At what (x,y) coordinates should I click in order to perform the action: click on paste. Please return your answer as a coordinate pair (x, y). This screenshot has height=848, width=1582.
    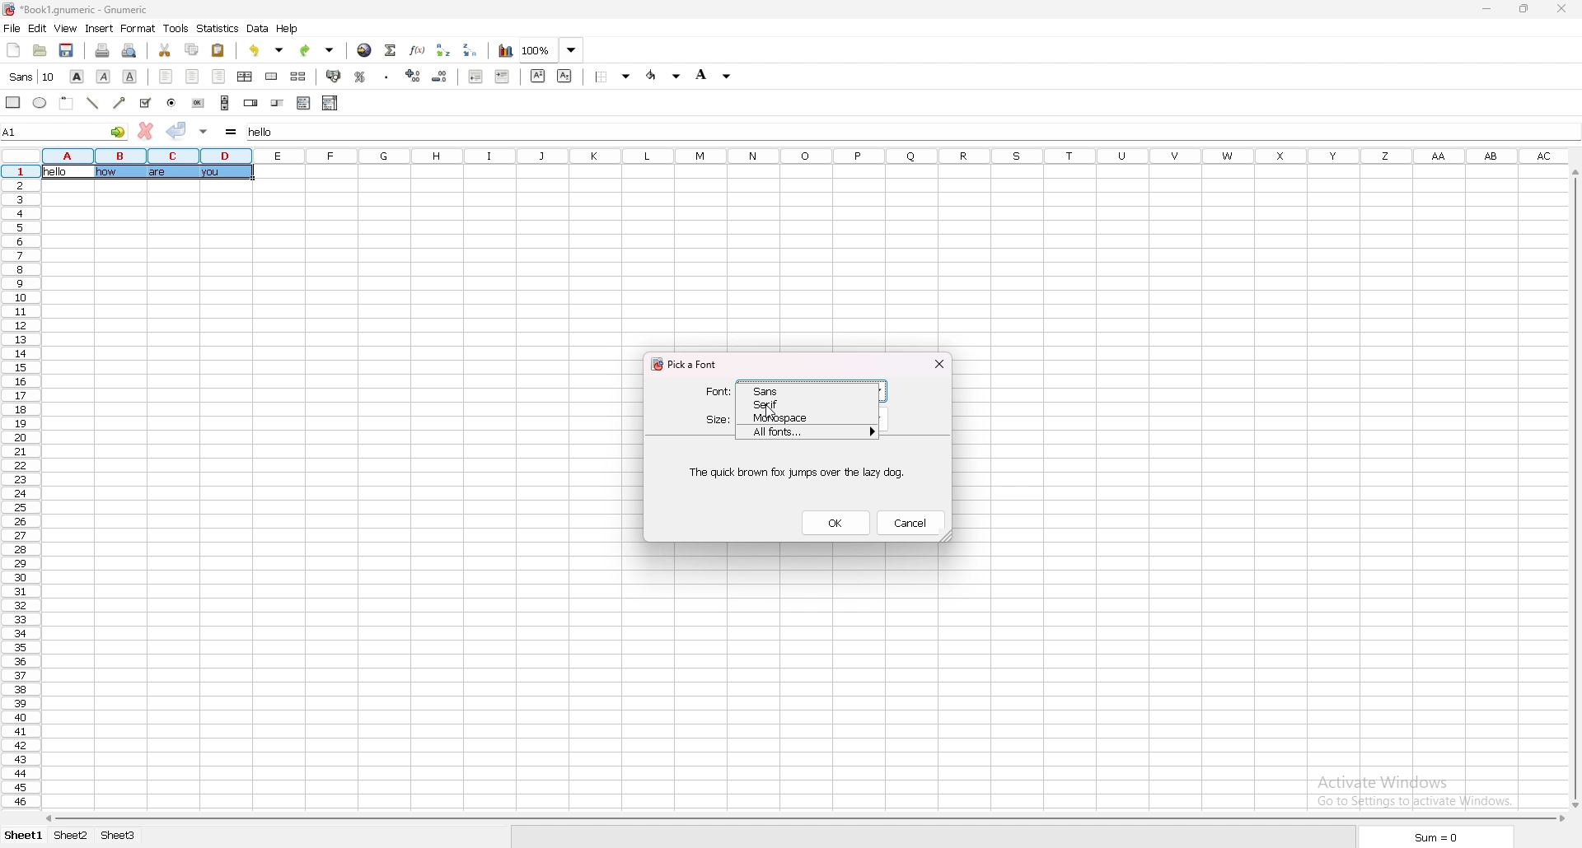
    Looking at the image, I should click on (218, 49).